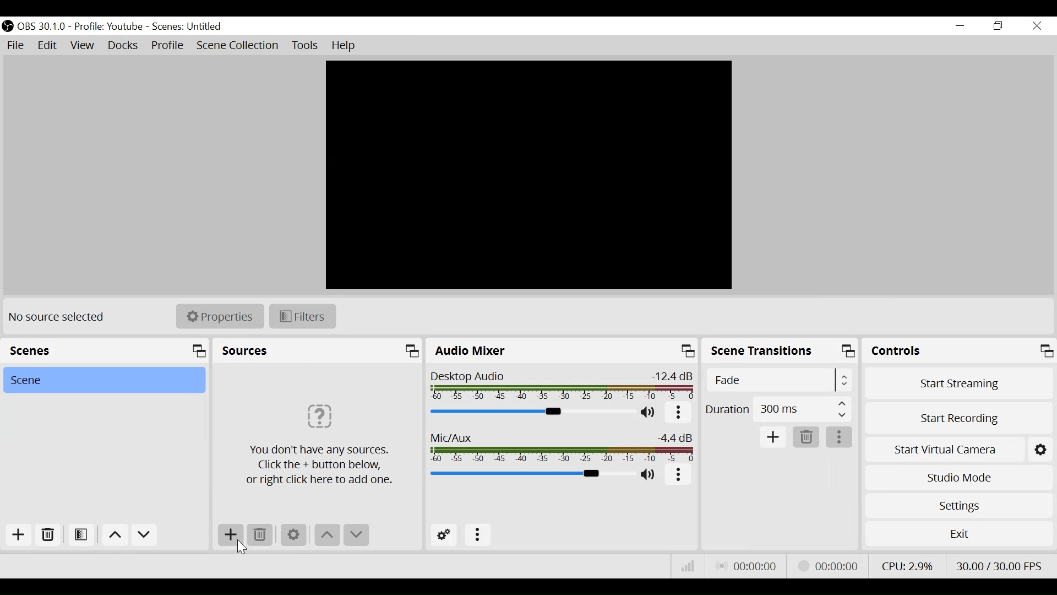 This screenshot has width=1057, height=595. Describe the element at coordinates (1036, 27) in the screenshot. I see `Close` at that location.